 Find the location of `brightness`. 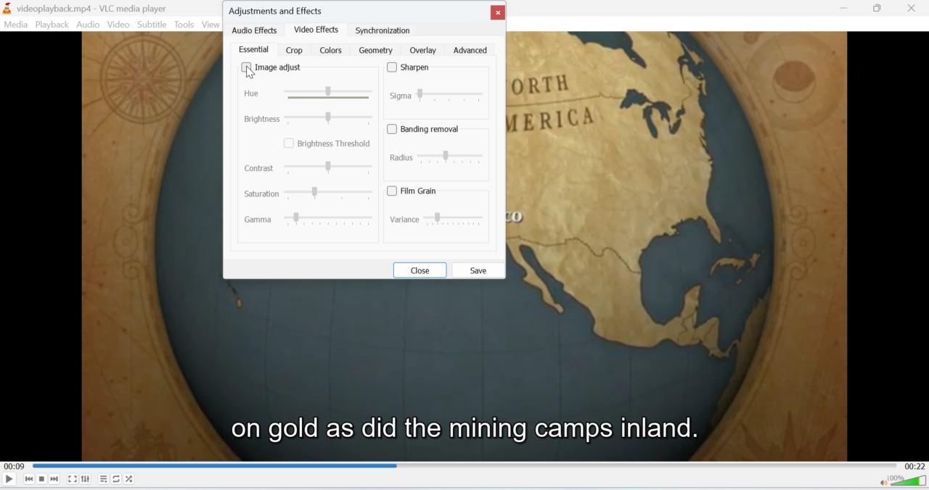

brightness is located at coordinates (304, 119).